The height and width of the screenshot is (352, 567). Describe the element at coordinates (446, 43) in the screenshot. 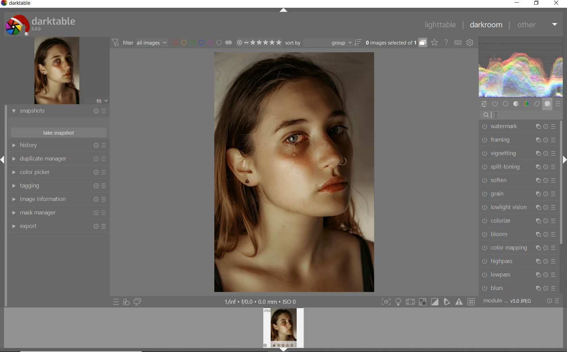

I see `enable online help` at that location.